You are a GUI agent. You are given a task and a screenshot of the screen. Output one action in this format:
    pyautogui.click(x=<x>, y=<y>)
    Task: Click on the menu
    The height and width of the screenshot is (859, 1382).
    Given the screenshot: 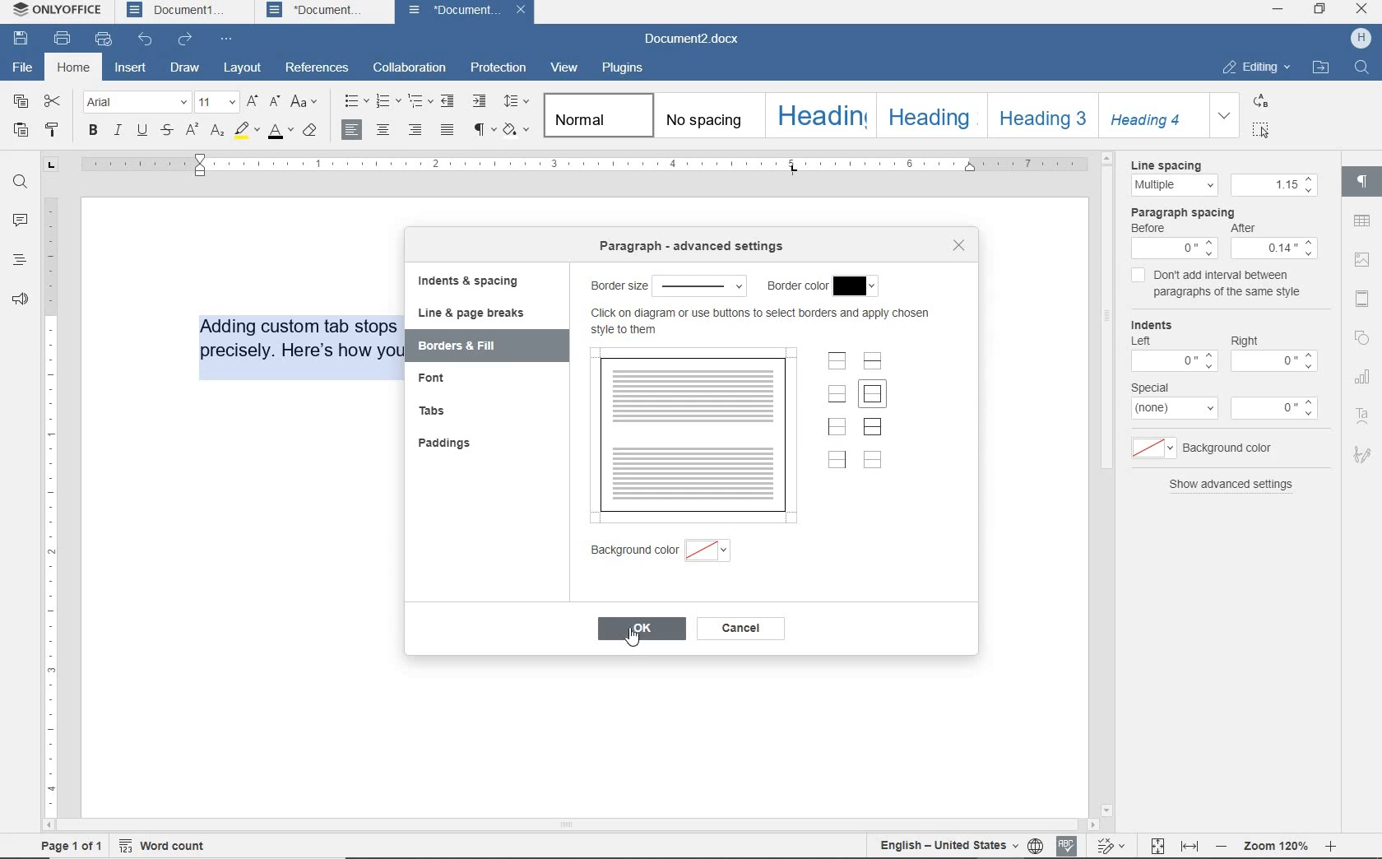 What is the action you would take?
    pyautogui.click(x=1171, y=363)
    